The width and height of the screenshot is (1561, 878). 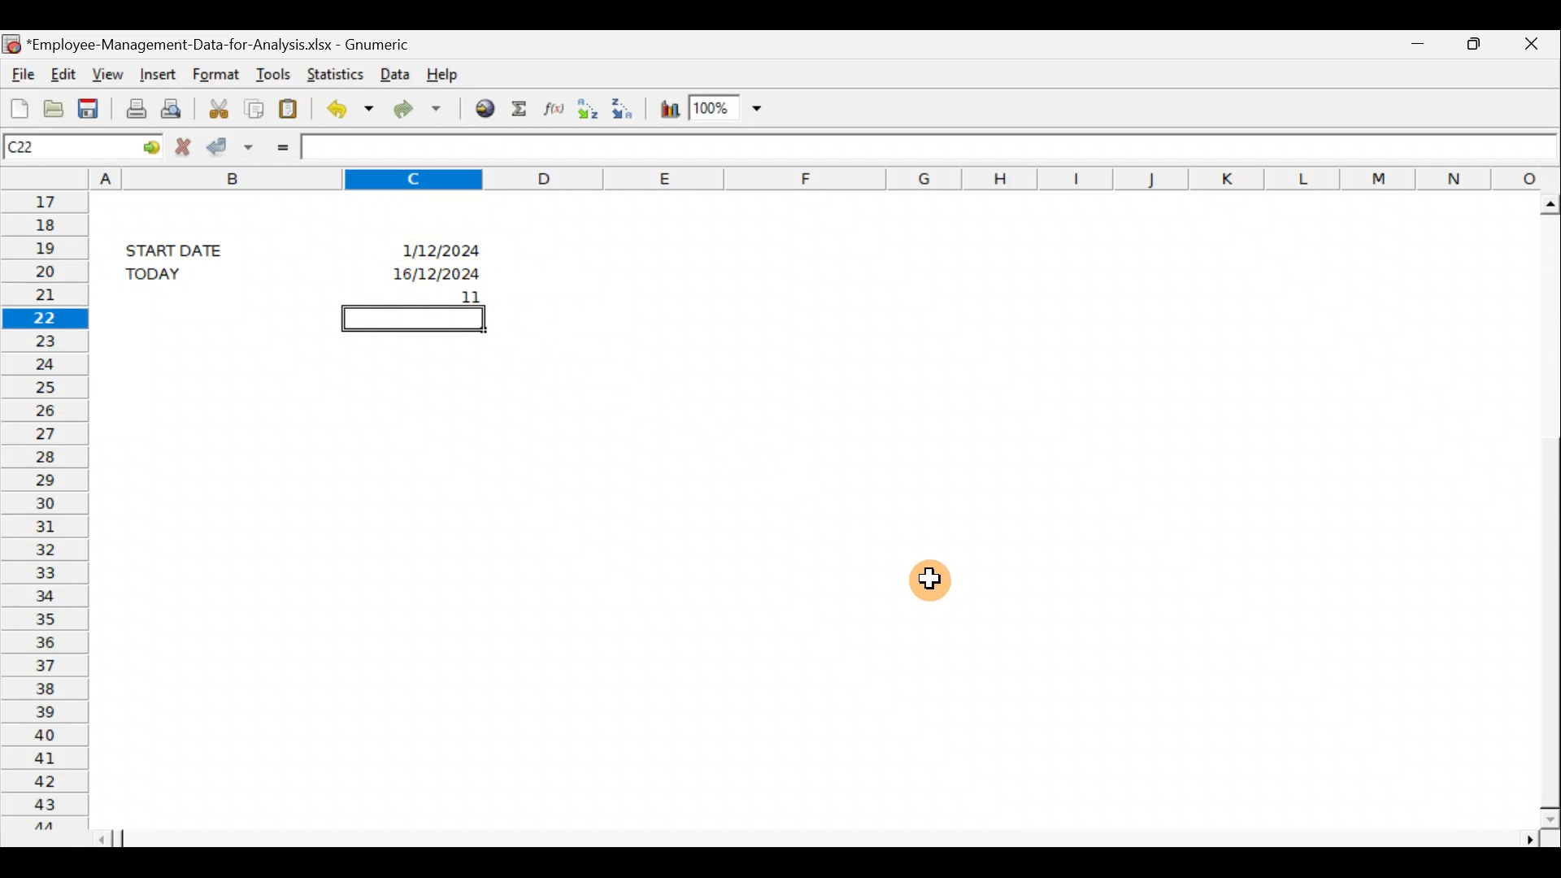 I want to click on 1/12/2024, so click(x=442, y=252).